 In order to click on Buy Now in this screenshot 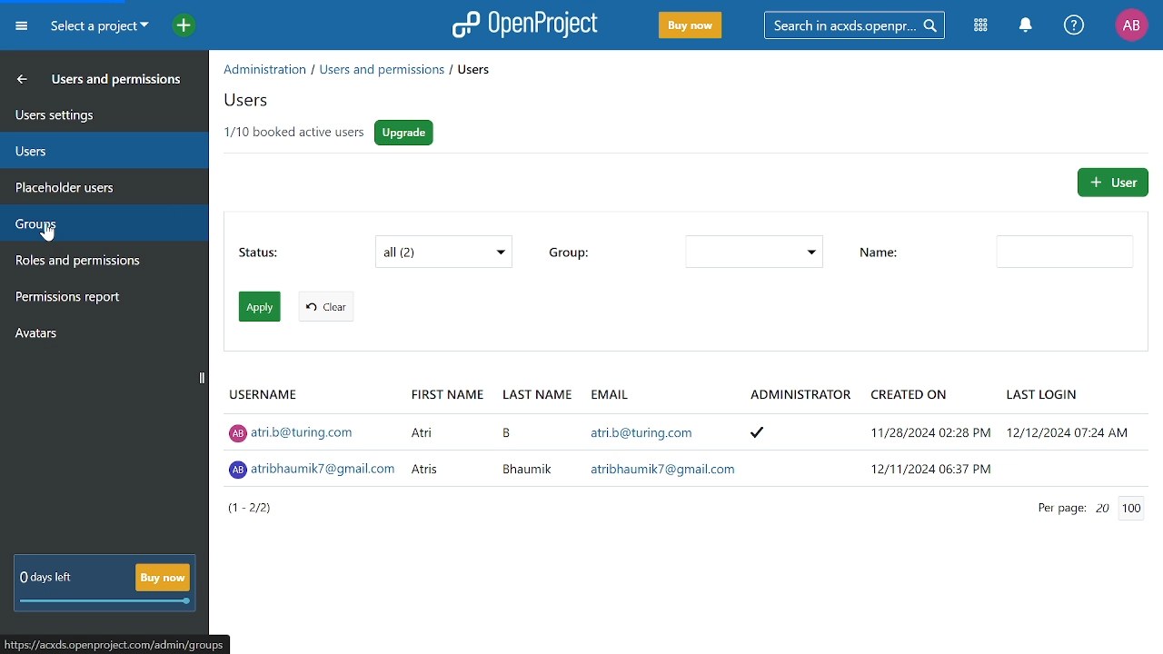, I will do `click(691, 26)`.